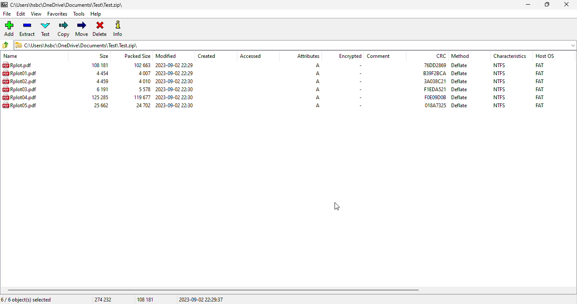 This screenshot has height=304, width=577. I want to click on modified date & time, so click(174, 81).